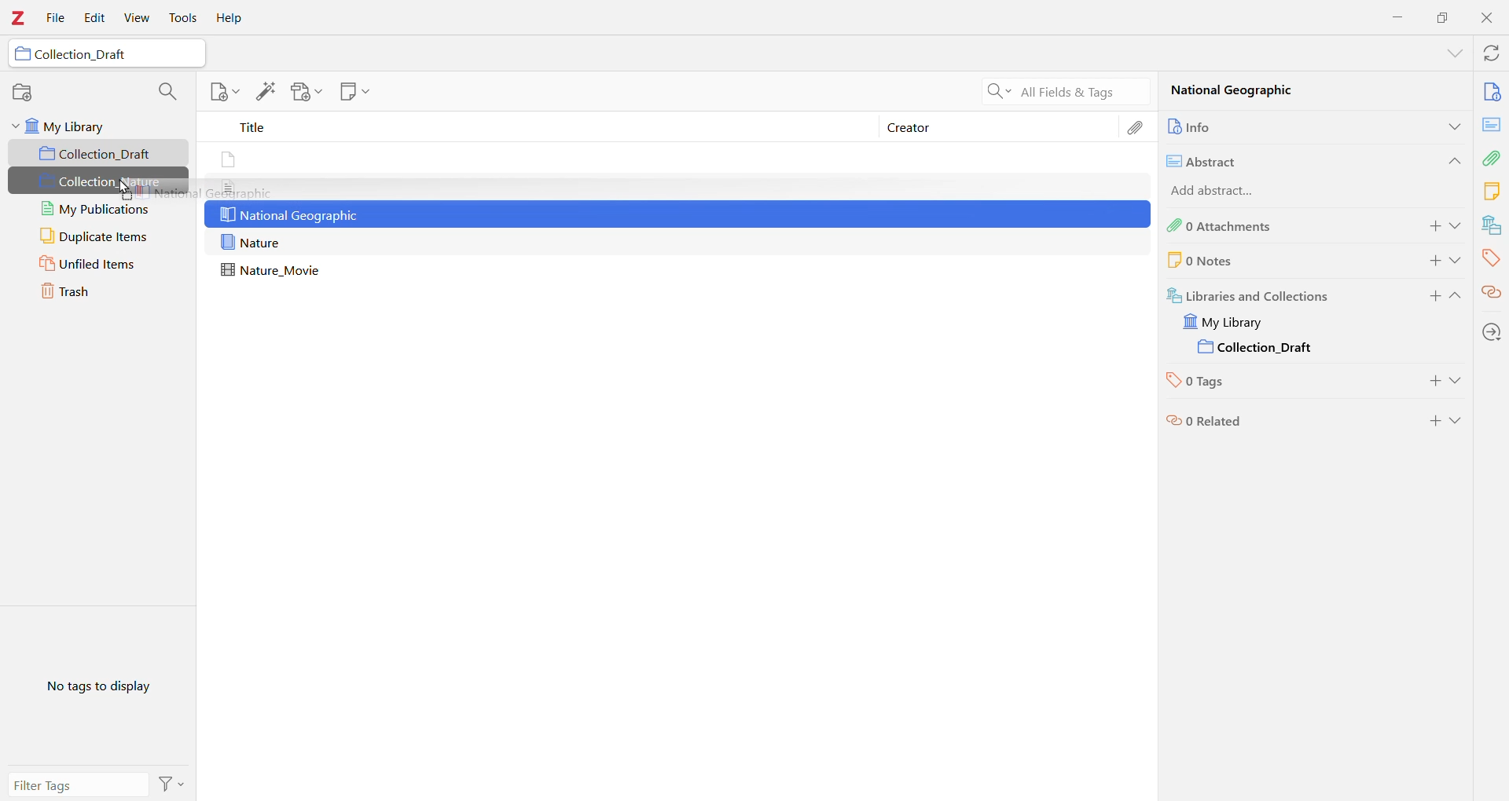  Describe the element at coordinates (171, 783) in the screenshot. I see `Actions` at that location.